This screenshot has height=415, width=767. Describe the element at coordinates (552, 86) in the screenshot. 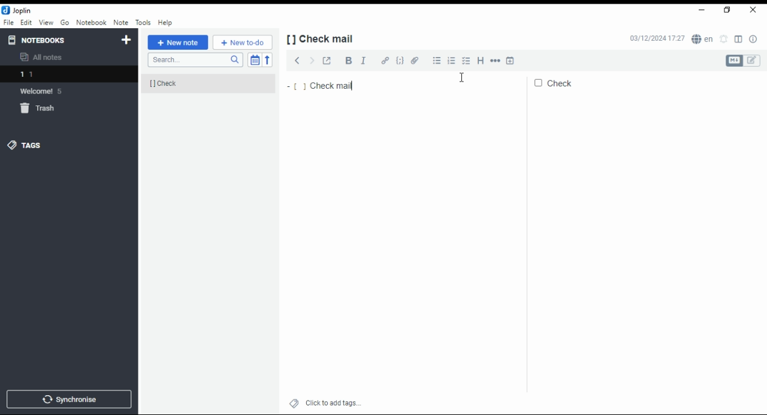

I see `check ` at that location.